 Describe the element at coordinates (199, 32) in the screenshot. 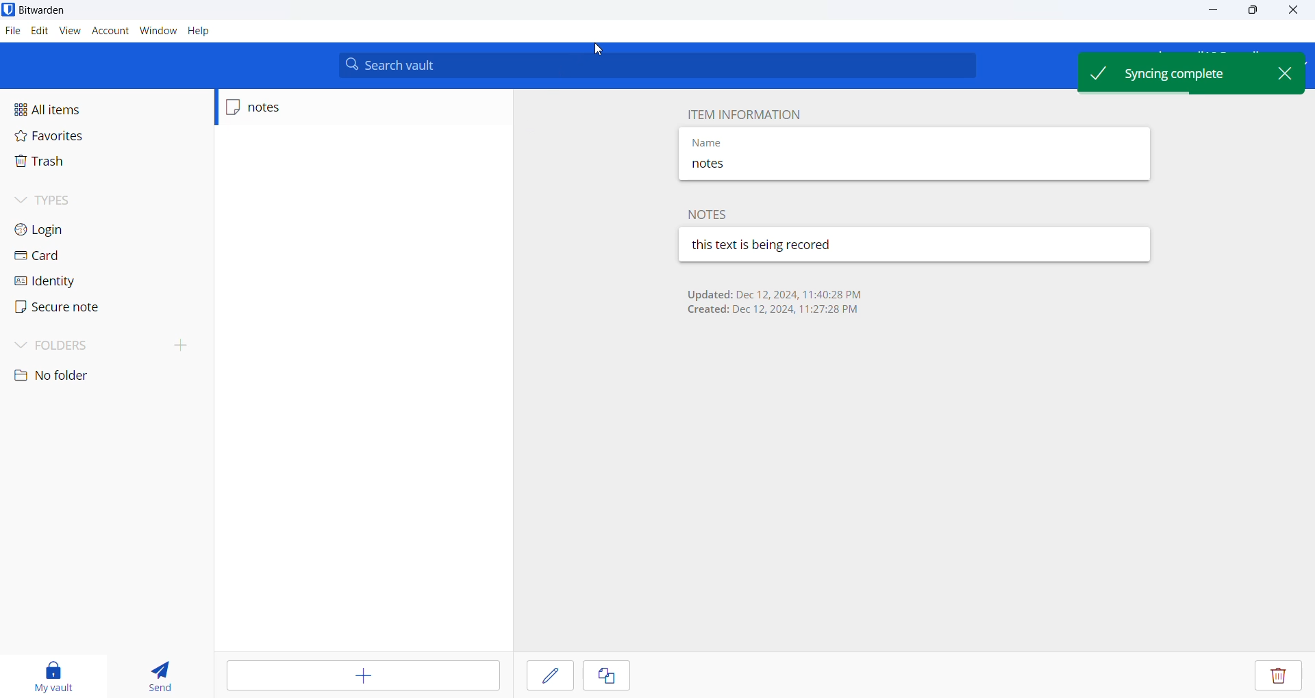

I see `help` at that location.